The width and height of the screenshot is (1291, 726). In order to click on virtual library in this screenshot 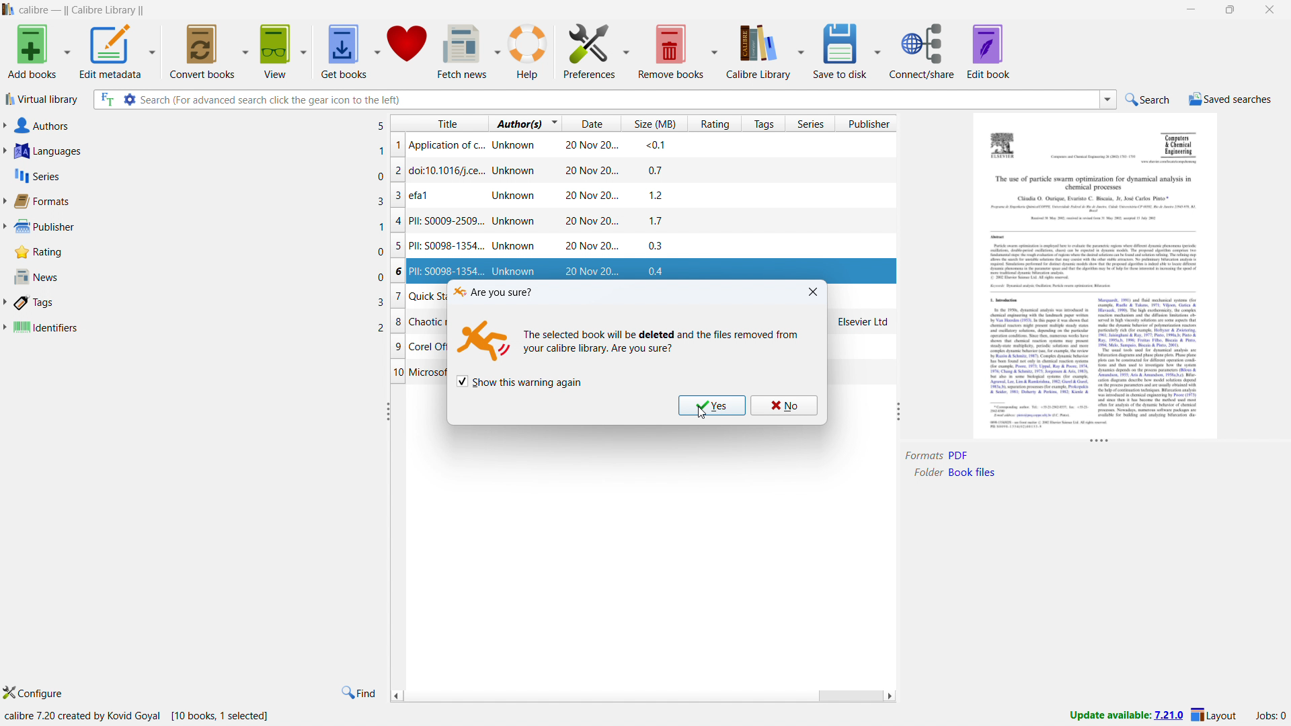, I will do `click(42, 99)`.